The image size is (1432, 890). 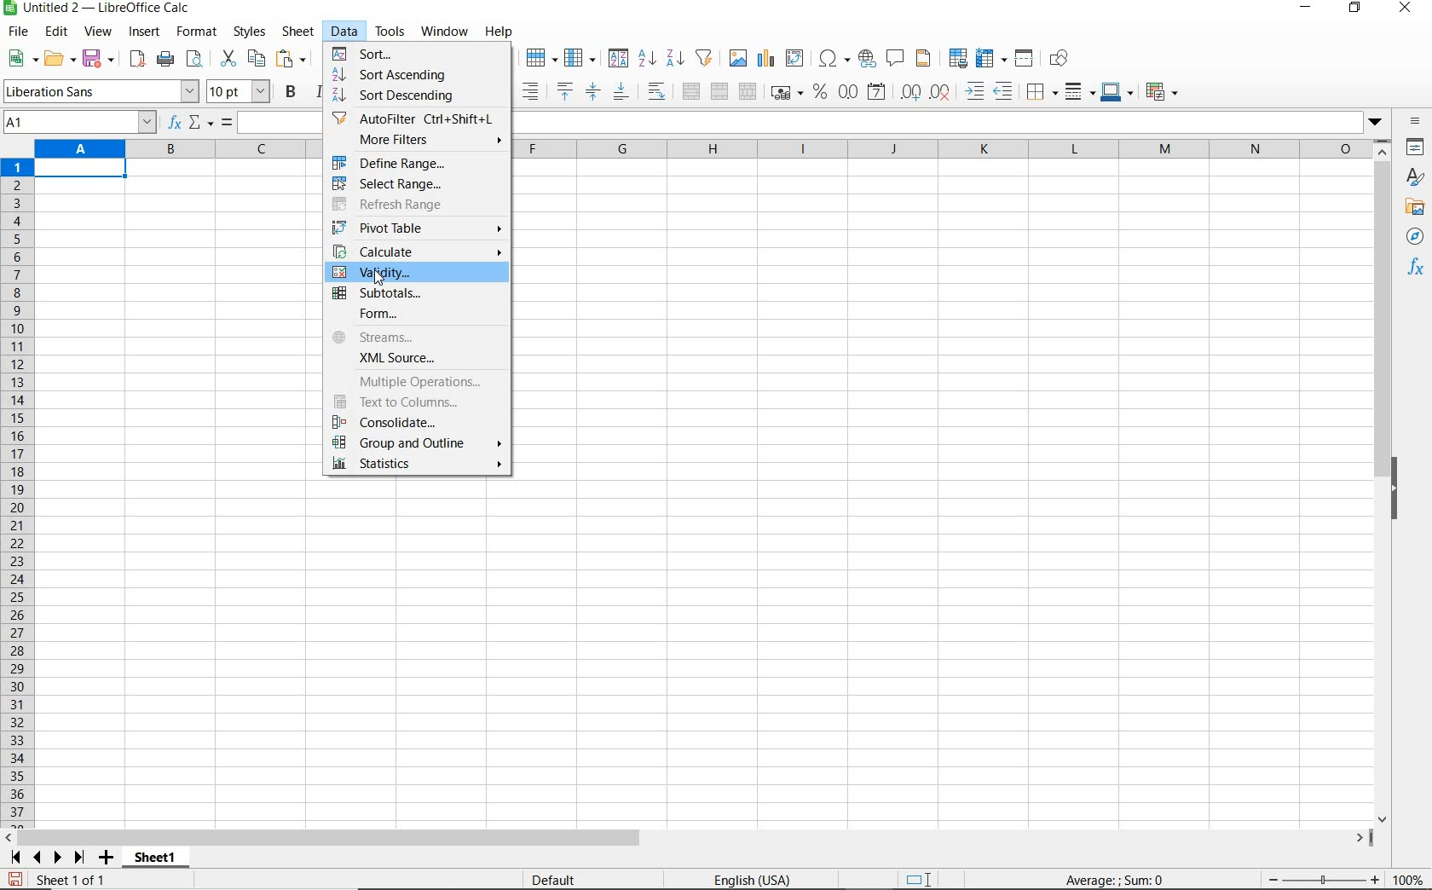 I want to click on wrap text, so click(x=659, y=90).